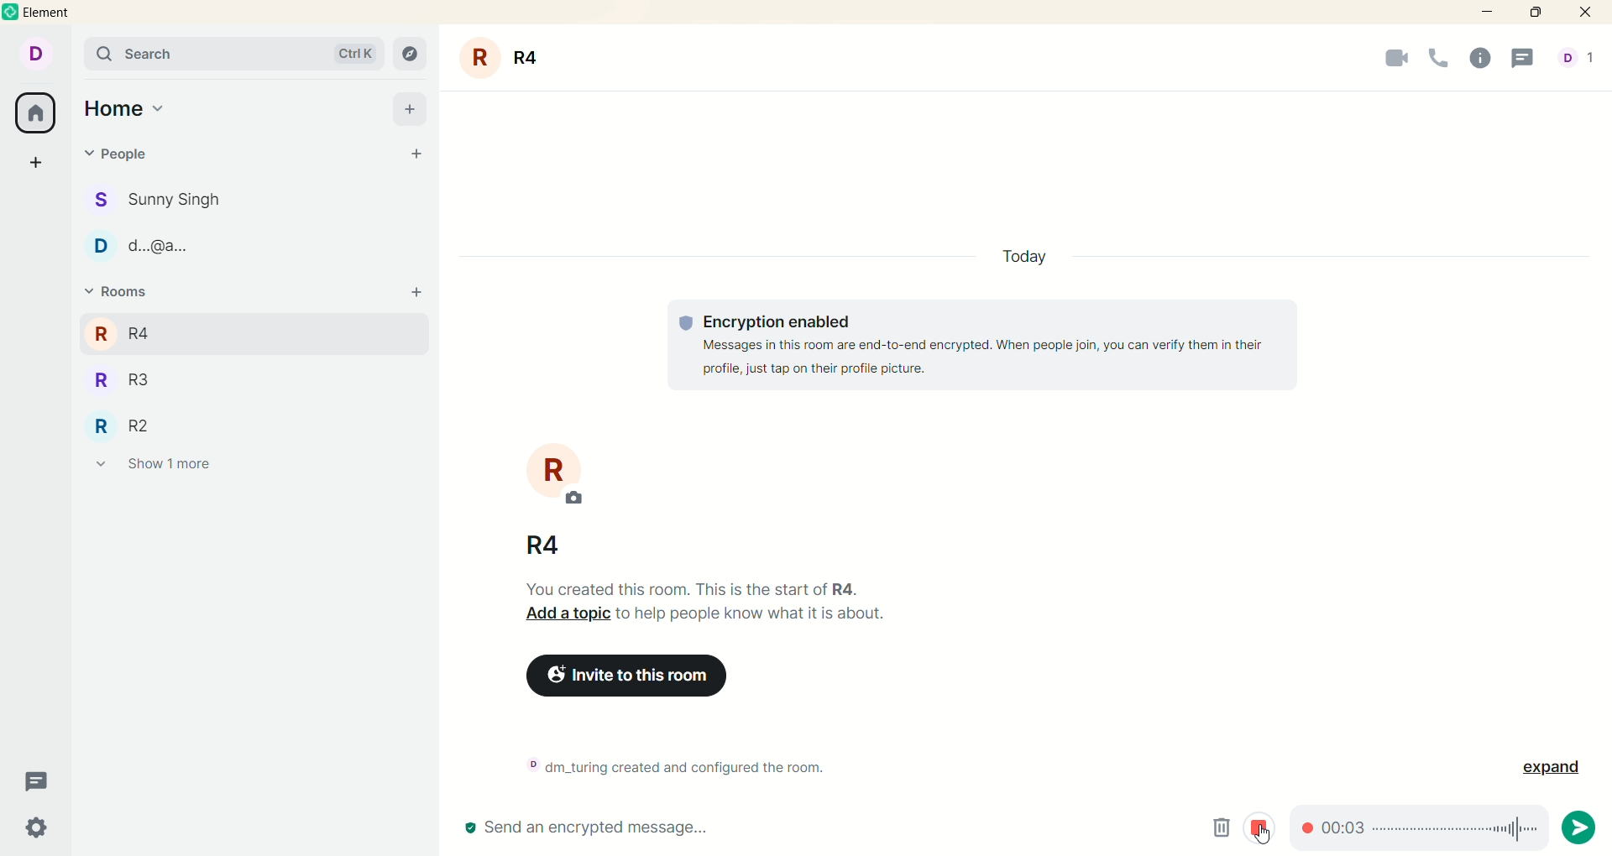 Image resolution: width=1612 pixels, height=856 pixels. I want to click on minimize, so click(1484, 13).